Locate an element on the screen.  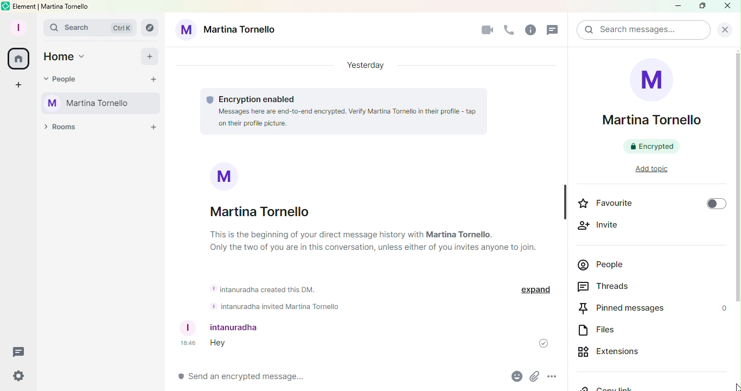
Add topic is located at coordinates (653, 169).